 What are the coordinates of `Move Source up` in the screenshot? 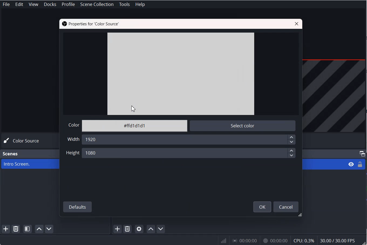 It's located at (151, 229).